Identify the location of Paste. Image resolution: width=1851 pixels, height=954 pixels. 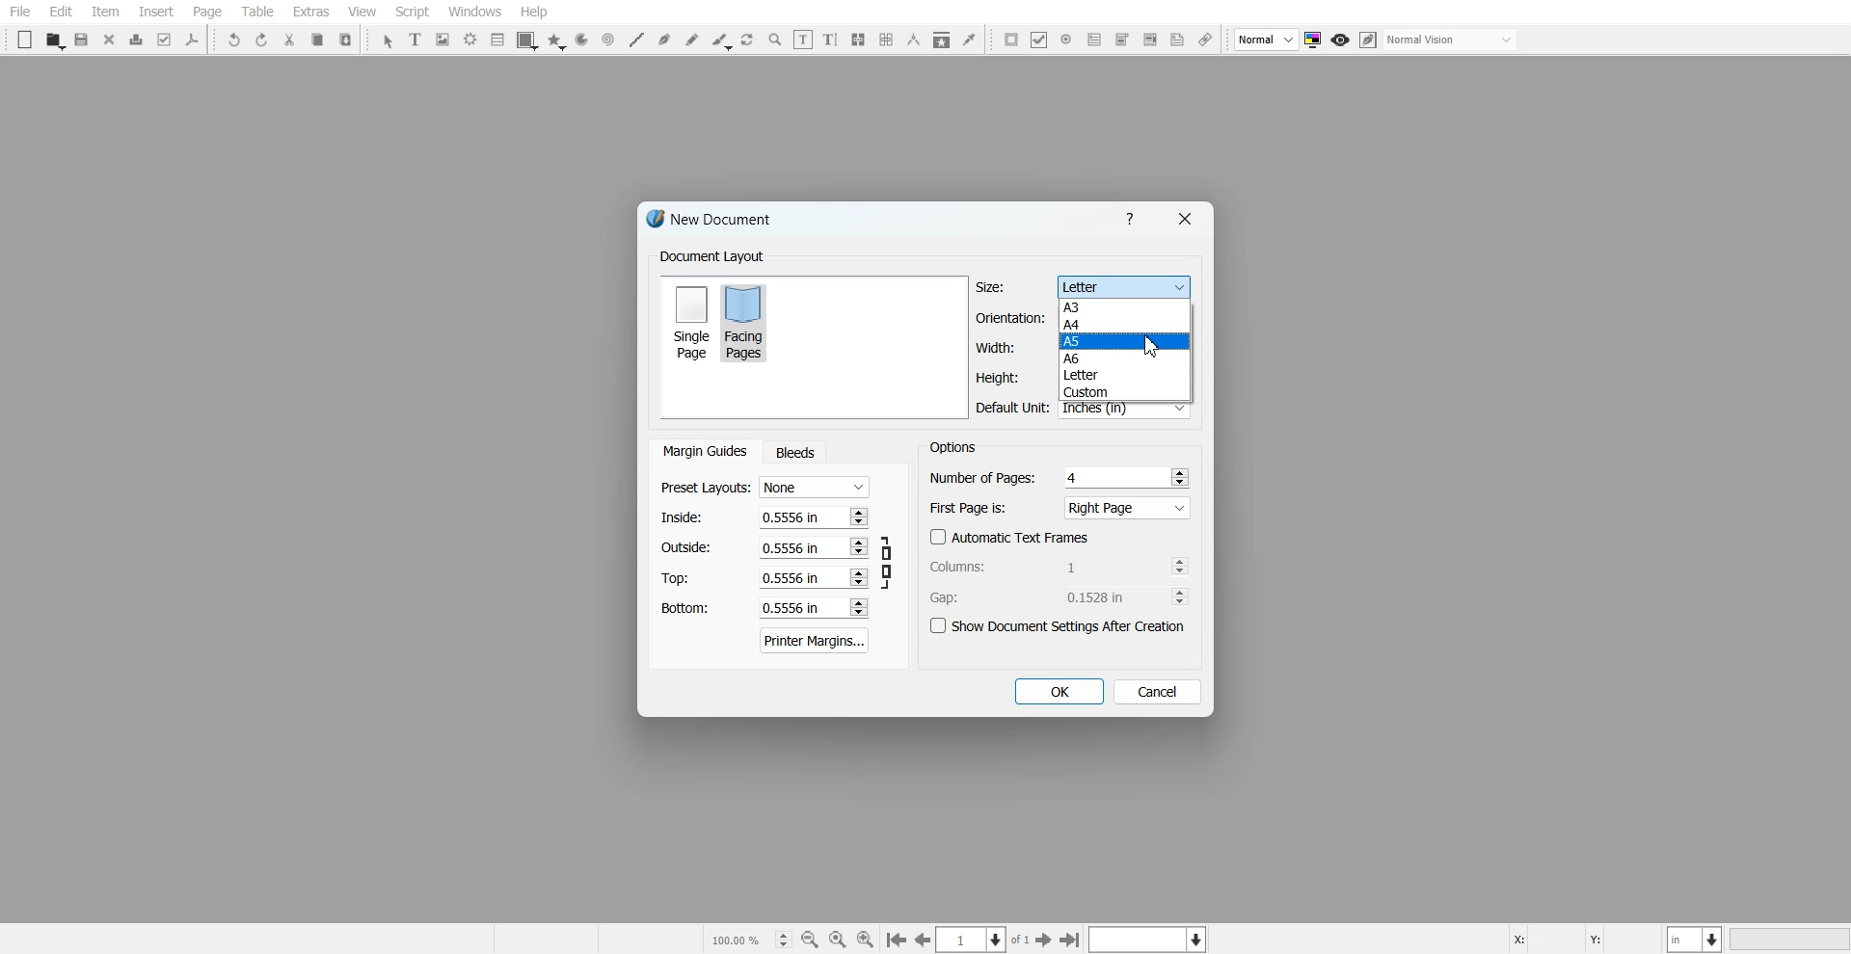
(346, 39).